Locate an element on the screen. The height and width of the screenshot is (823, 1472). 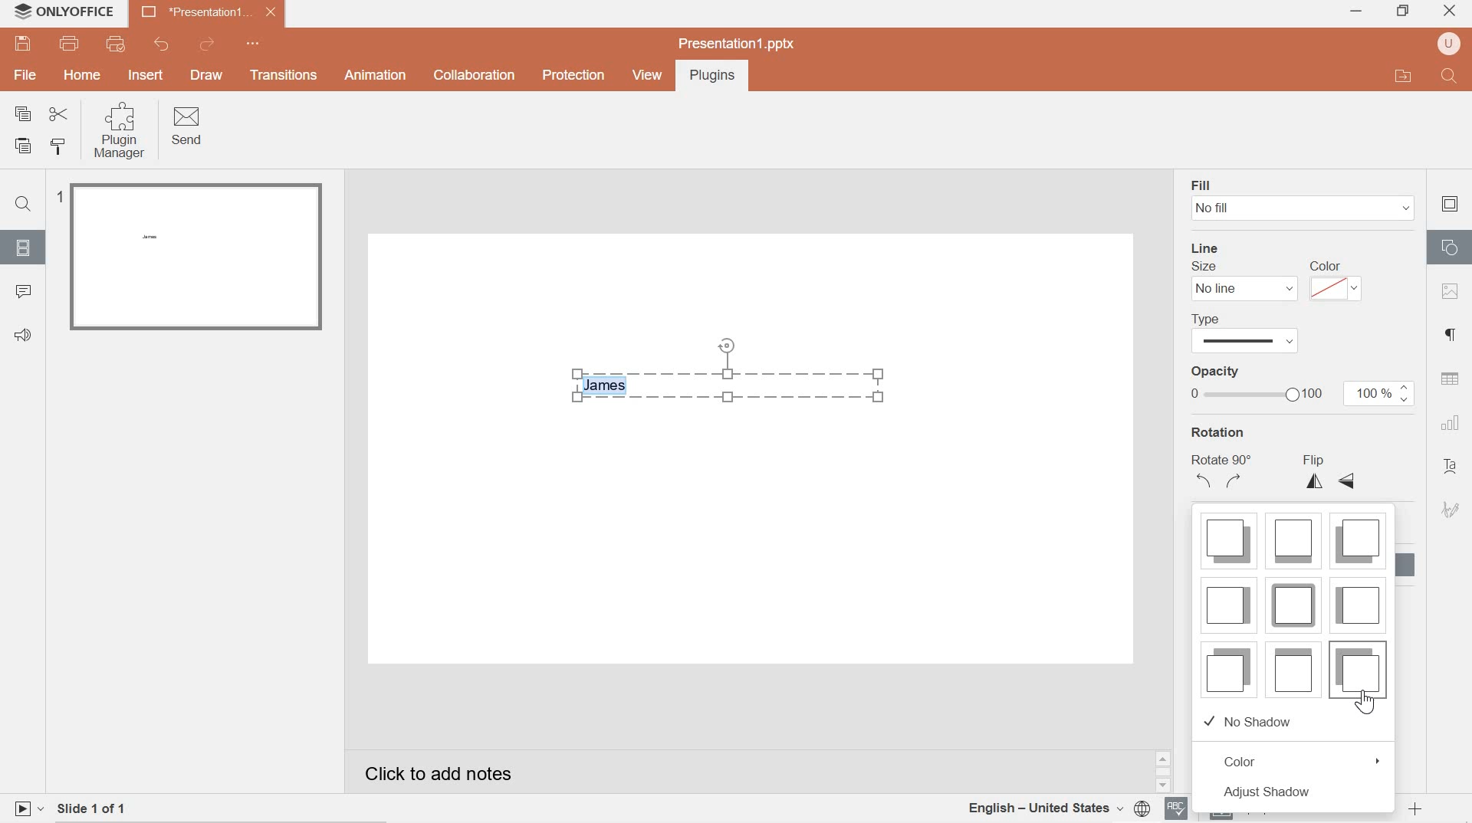
spell checker is located at coordinates (1178, 808).